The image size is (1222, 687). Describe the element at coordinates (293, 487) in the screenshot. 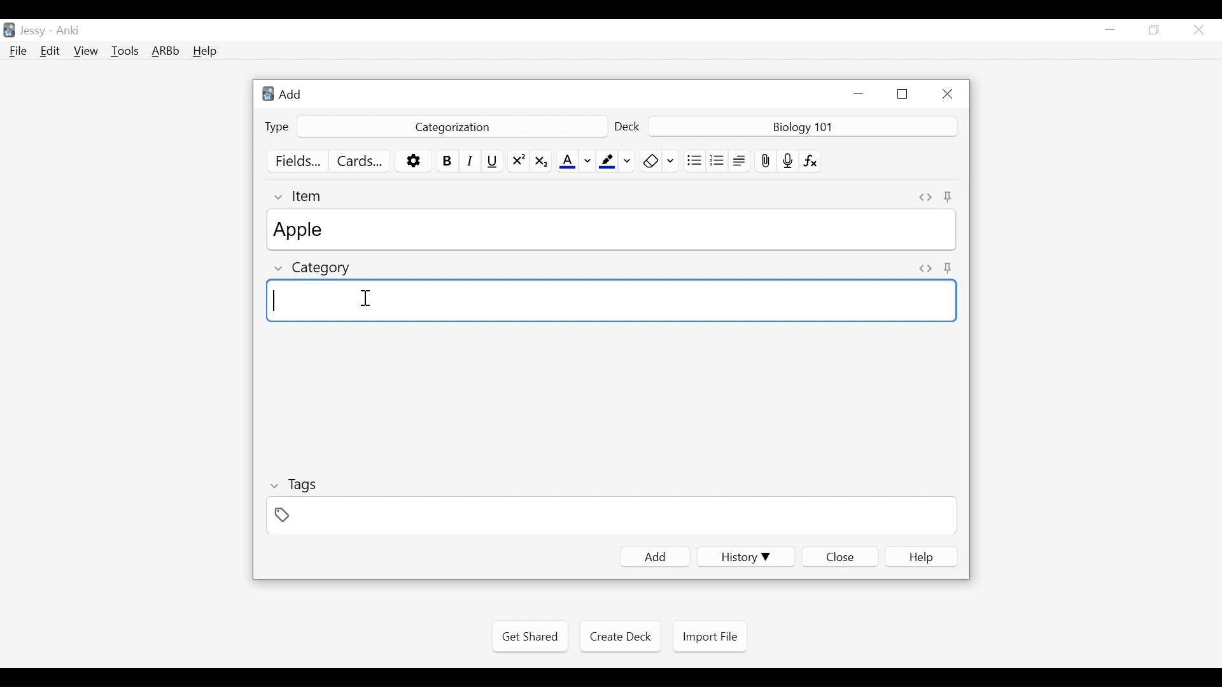

I see `Tags` at that location.